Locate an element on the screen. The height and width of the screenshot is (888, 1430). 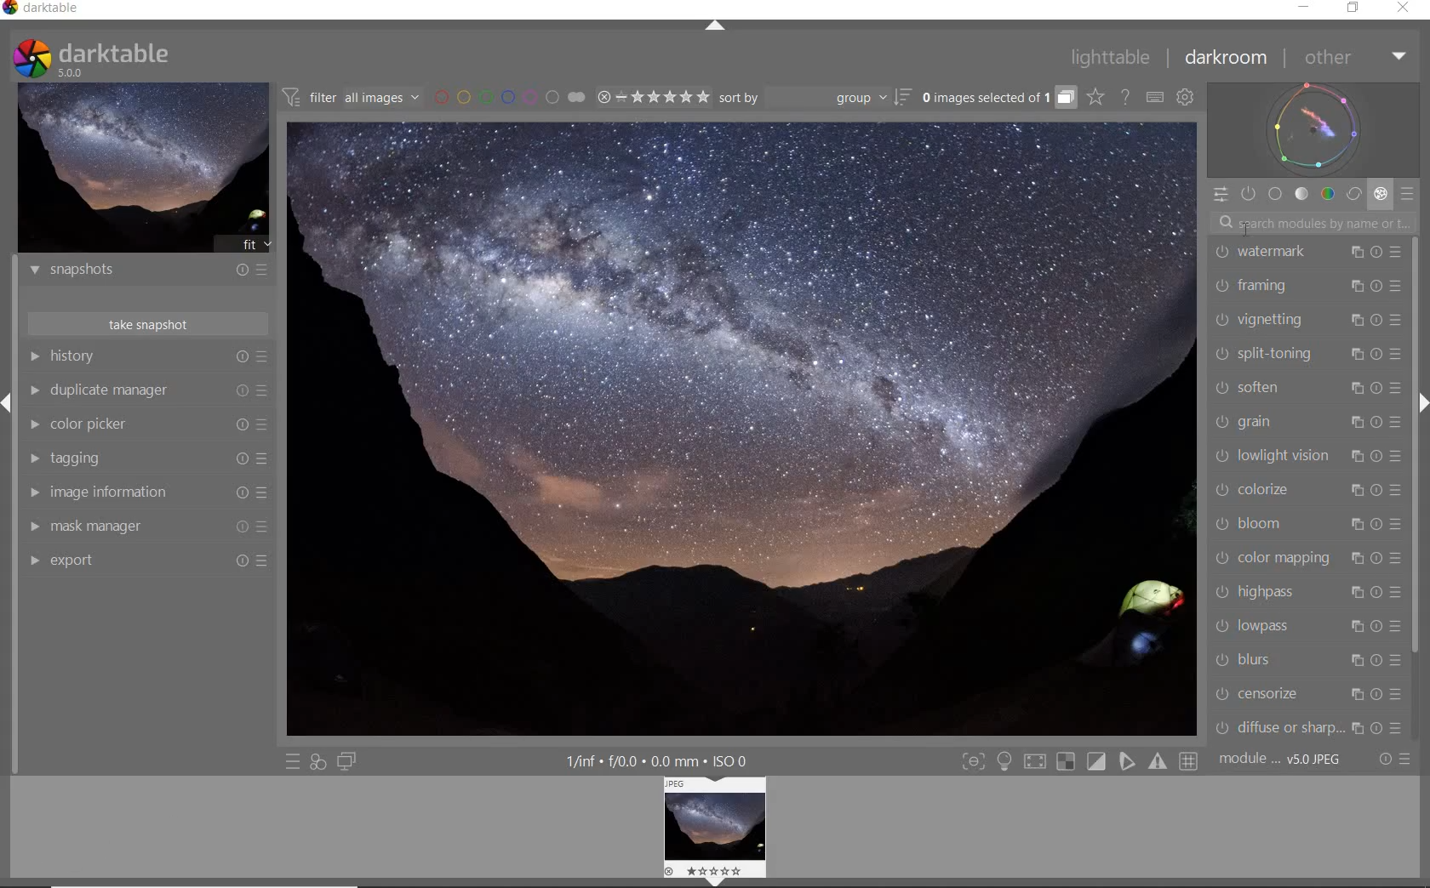
VIGNETTING is located at coordinates (1264, 321).